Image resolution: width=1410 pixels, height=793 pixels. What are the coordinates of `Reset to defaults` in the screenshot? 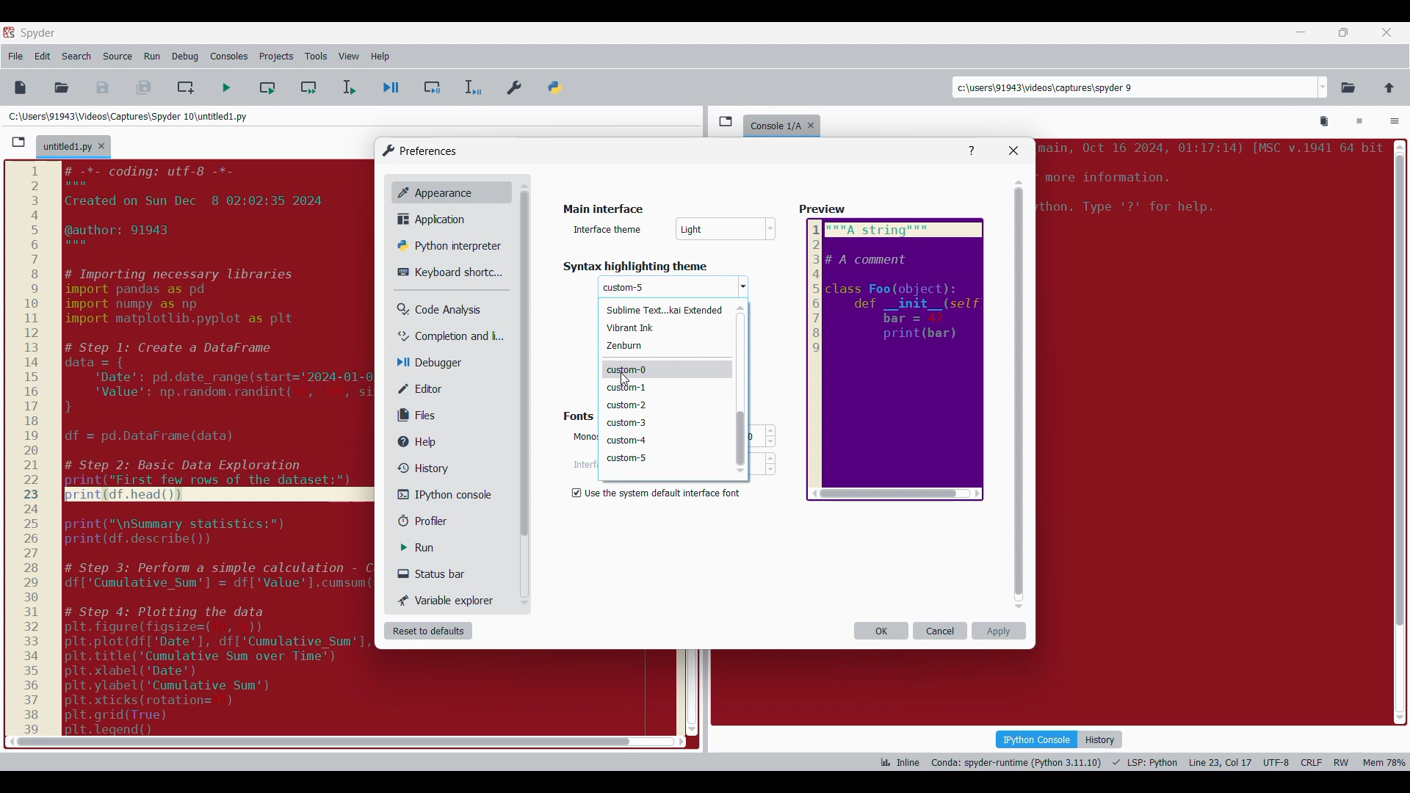 It's located at (428, 631).